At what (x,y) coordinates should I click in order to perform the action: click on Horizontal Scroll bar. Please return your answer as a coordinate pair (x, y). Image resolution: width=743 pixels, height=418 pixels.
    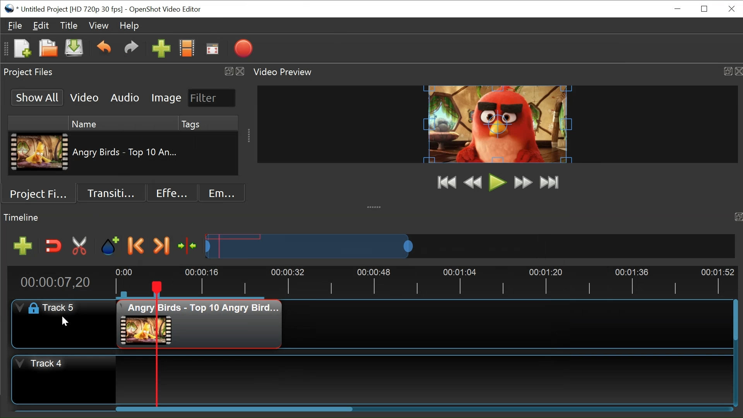
    Looking at the image, I should click on (233, 409).